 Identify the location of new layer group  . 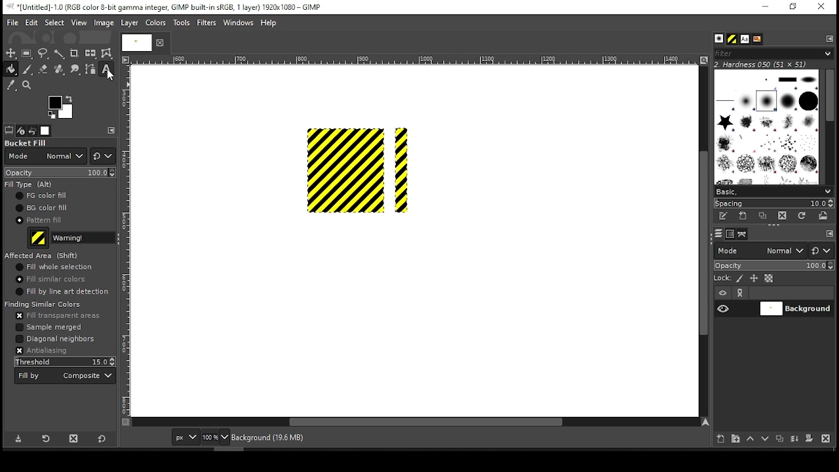
(735, 439).